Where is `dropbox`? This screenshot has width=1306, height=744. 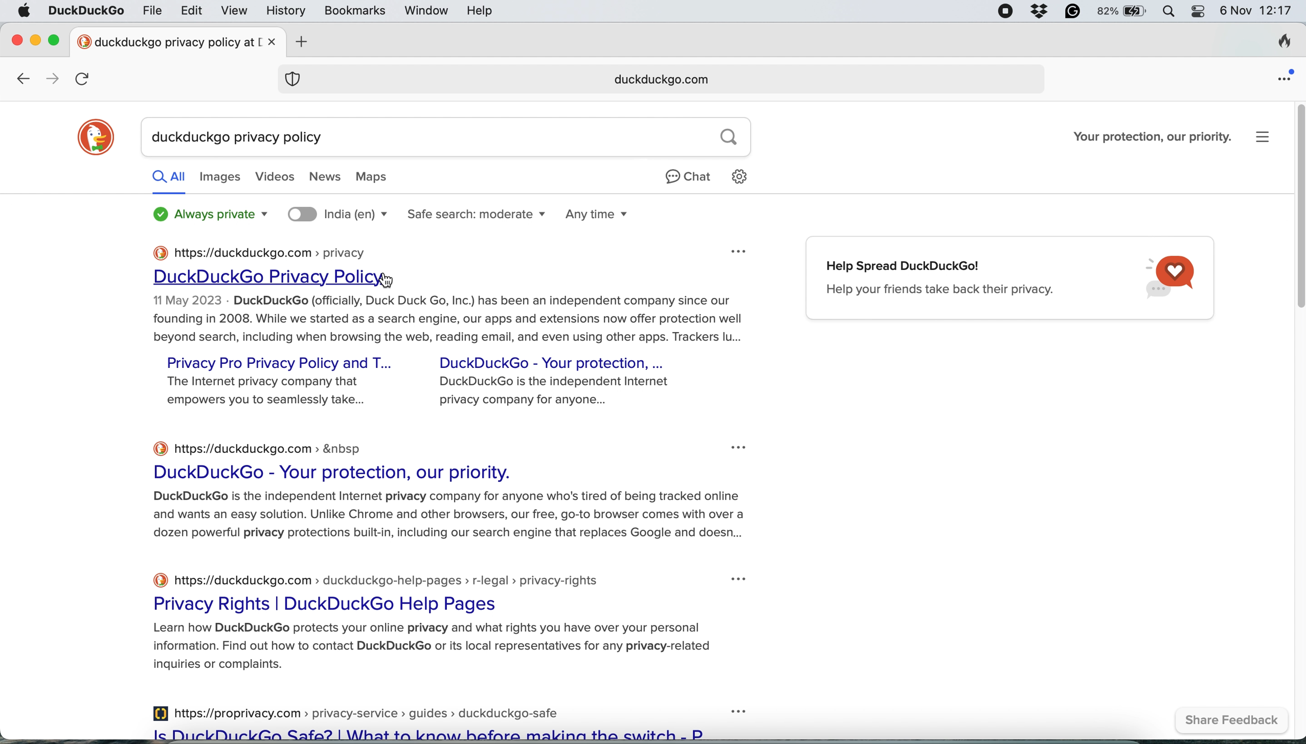 dropbox is located at coordinates (1040, 12).